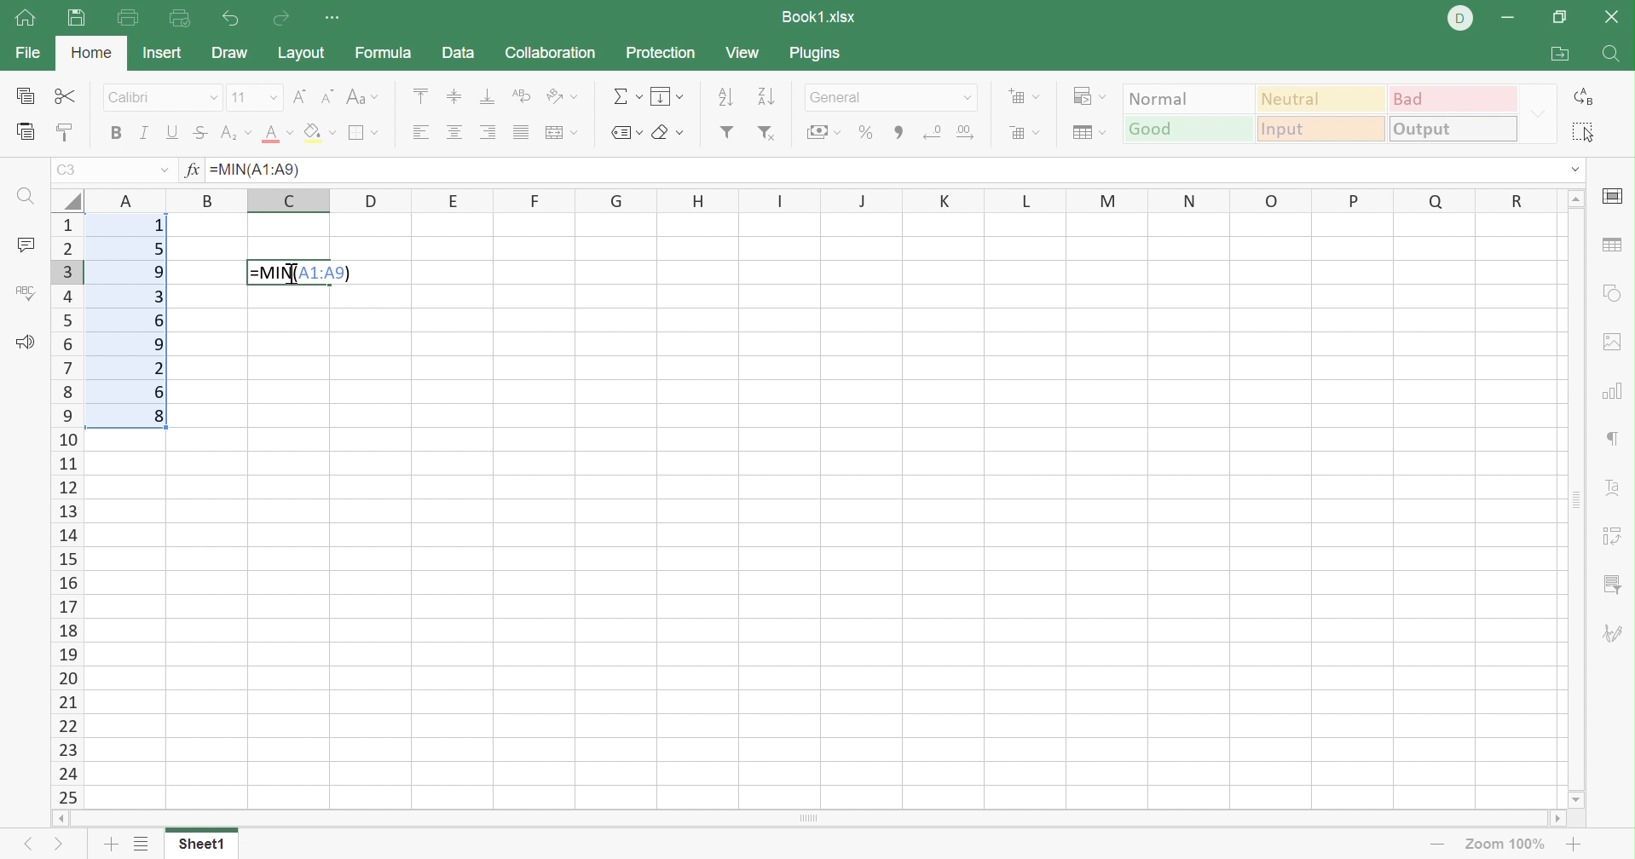 The width and height of the screenshot is (1635, 859). What do you see at coordinates (1320, 99) in the screenshot?
I see `Neutral` at bounding box center [1320, 99].